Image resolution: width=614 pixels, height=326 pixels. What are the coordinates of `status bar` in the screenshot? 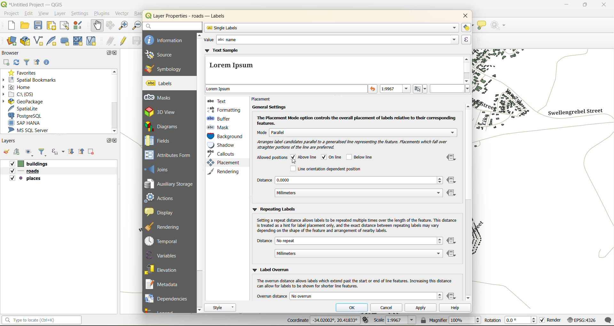 It's located at (43, 321).